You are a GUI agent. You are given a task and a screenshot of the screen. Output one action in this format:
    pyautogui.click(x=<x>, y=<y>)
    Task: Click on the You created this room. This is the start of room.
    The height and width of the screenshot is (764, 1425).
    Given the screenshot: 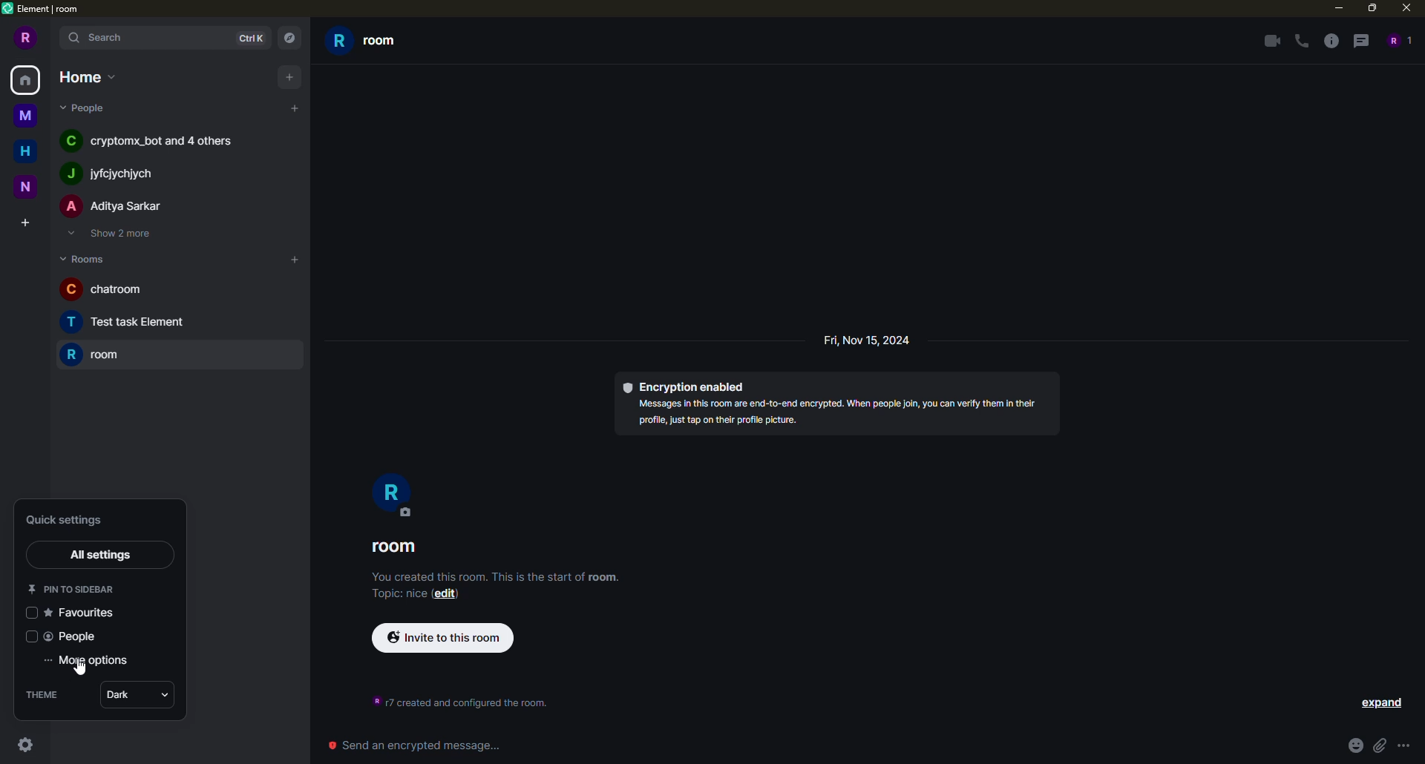 What is the action you would take?
    pyautogui.click(x=478, y=577)
    